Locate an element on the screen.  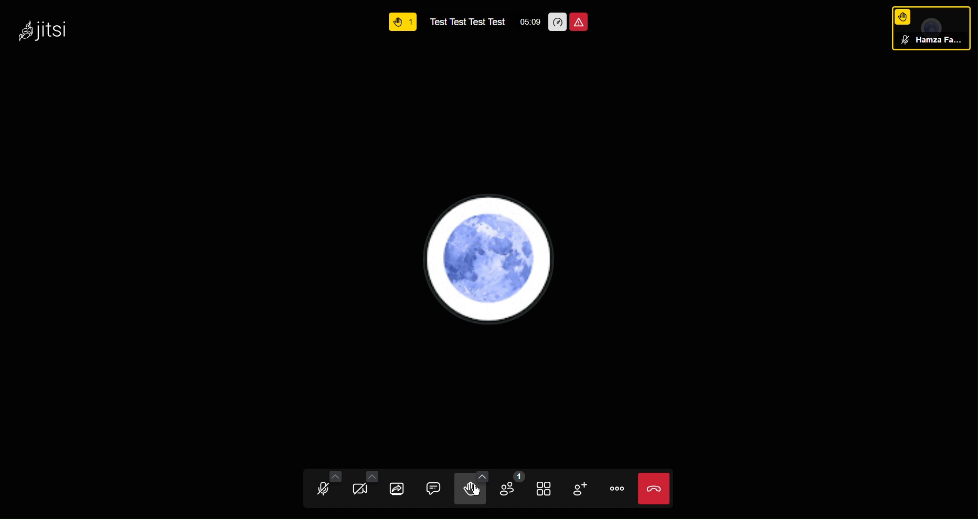
Raise Hand is located at coordinates (473, 488).